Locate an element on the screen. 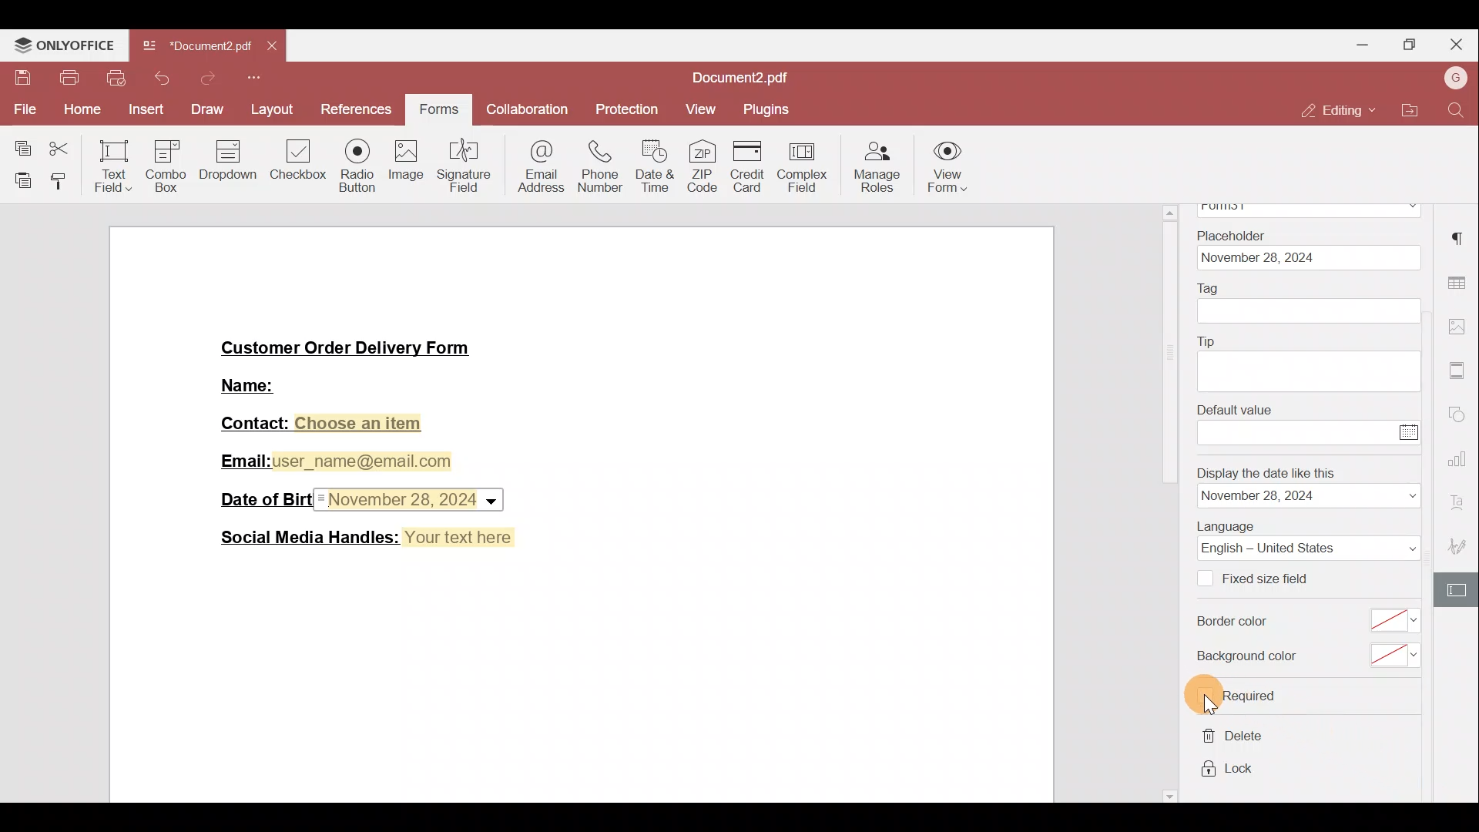  Fixed size field is located at coordinates (1279, 579).